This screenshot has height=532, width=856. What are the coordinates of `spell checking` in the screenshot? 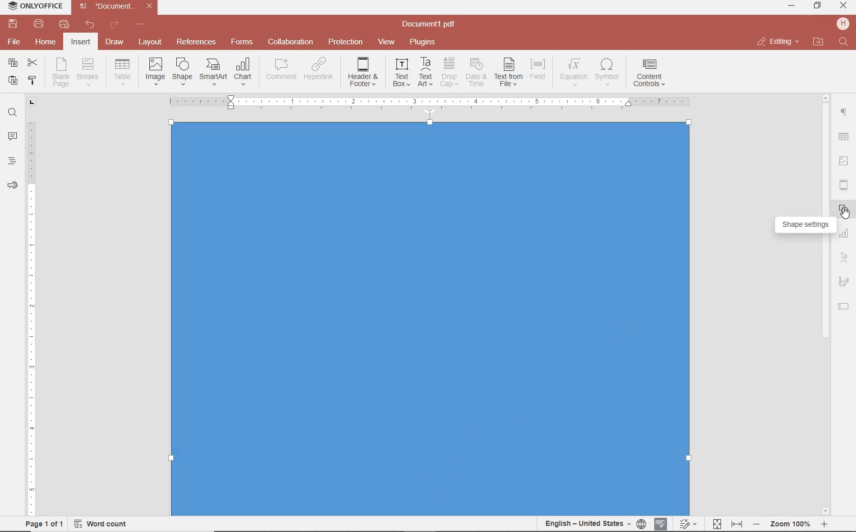 It's located at (661, 524).